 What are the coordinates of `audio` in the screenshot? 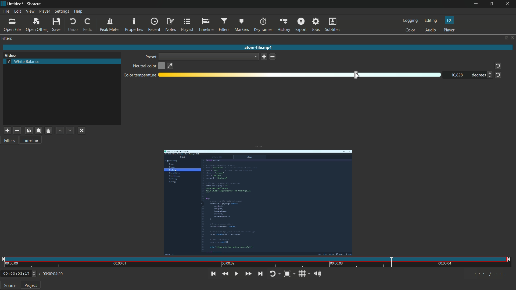 It's located at (430, 30).